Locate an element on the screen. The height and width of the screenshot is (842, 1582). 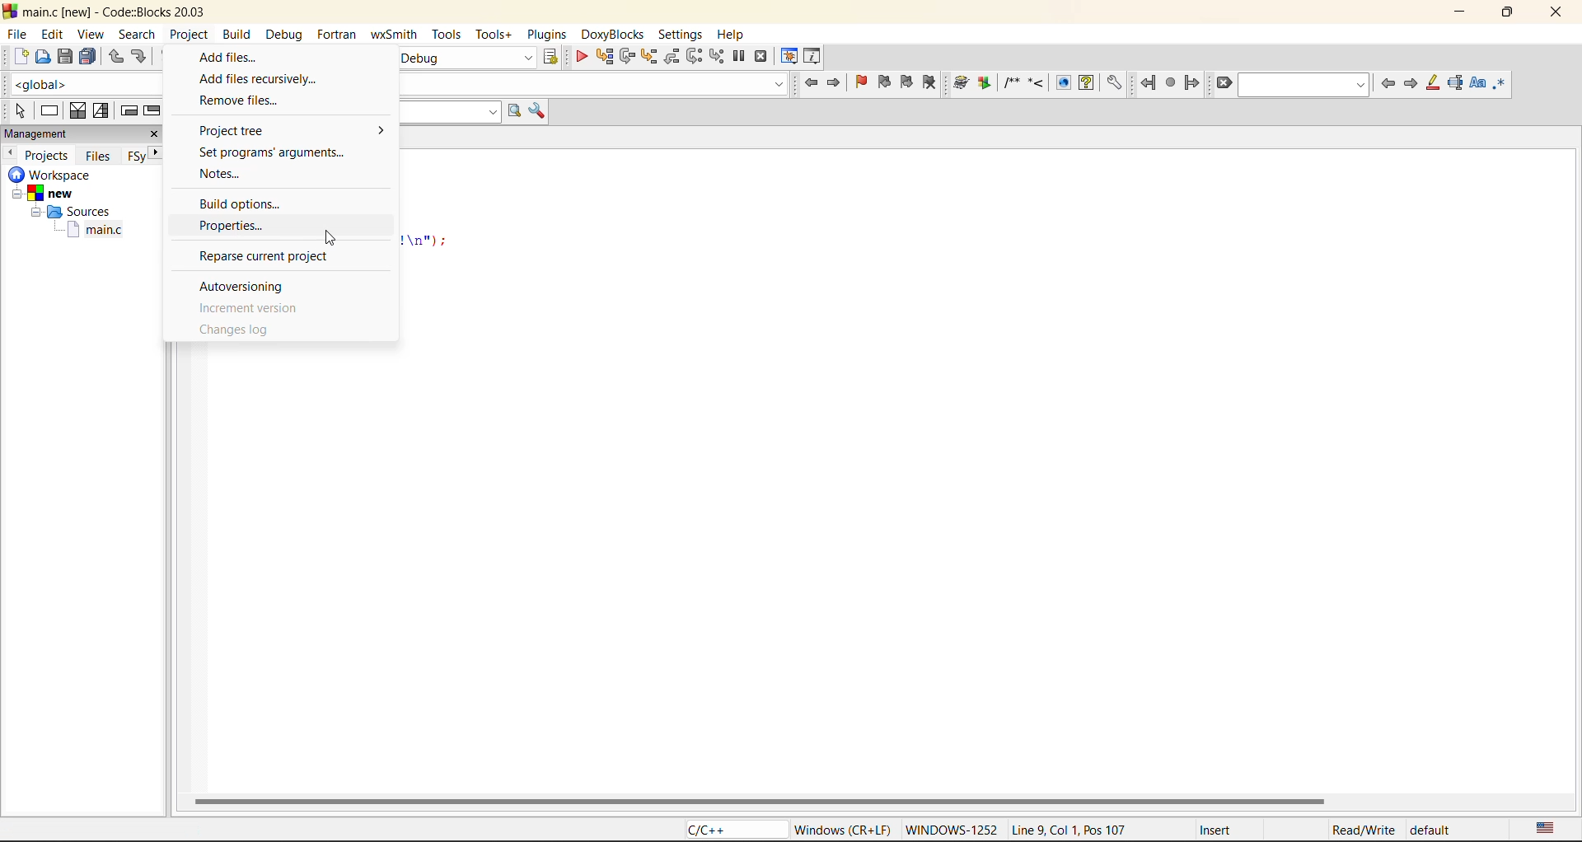
autoversioning is located at coordinates (246, 288).